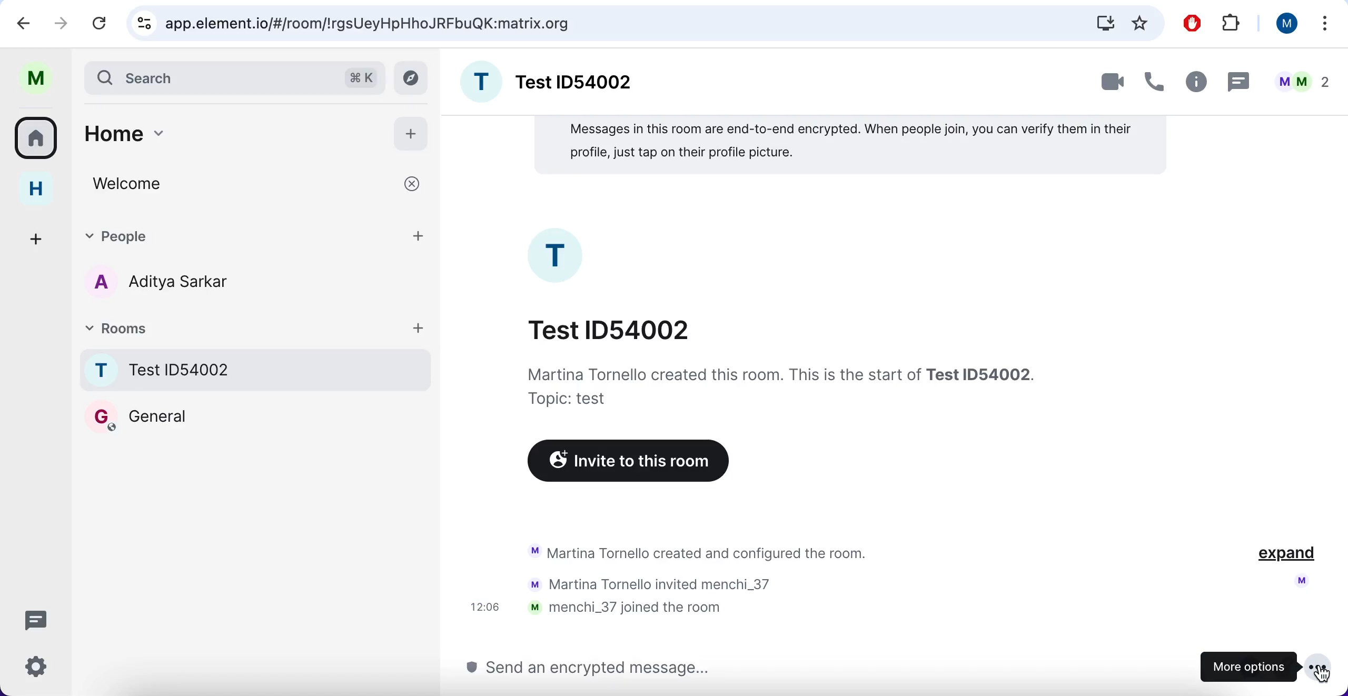  What do you see at coordinates (1240, 79) in the screenshot?
I see `thread` at bounding box center [1240, 79].